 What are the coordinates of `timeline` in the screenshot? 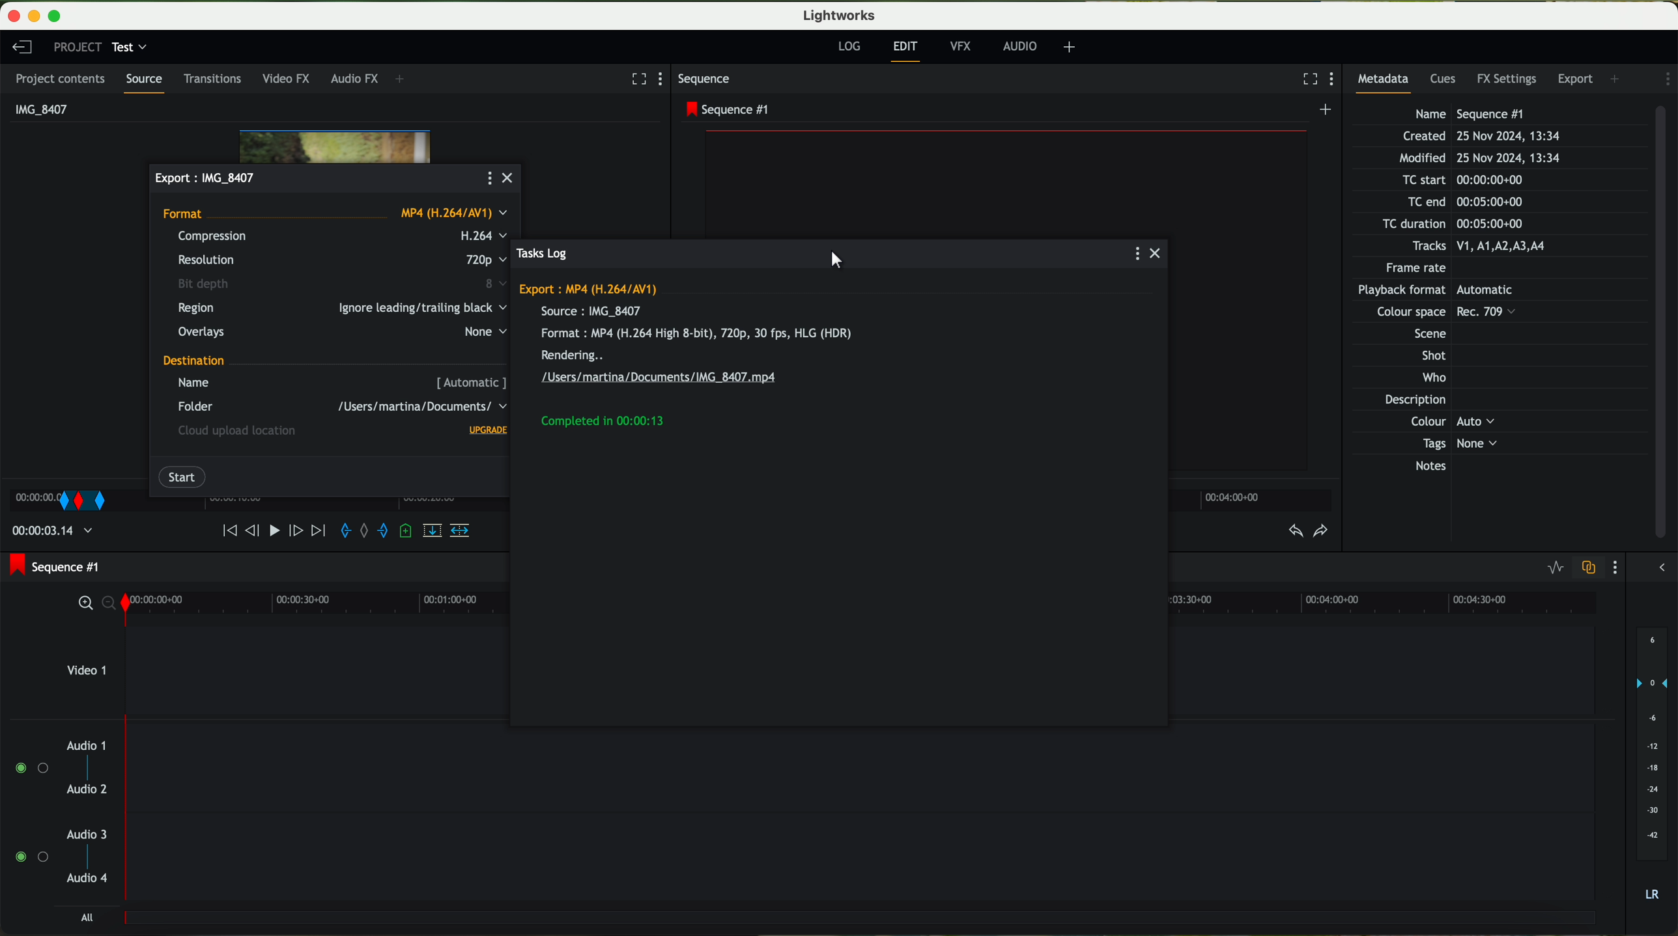 It's located at (1005, 500).